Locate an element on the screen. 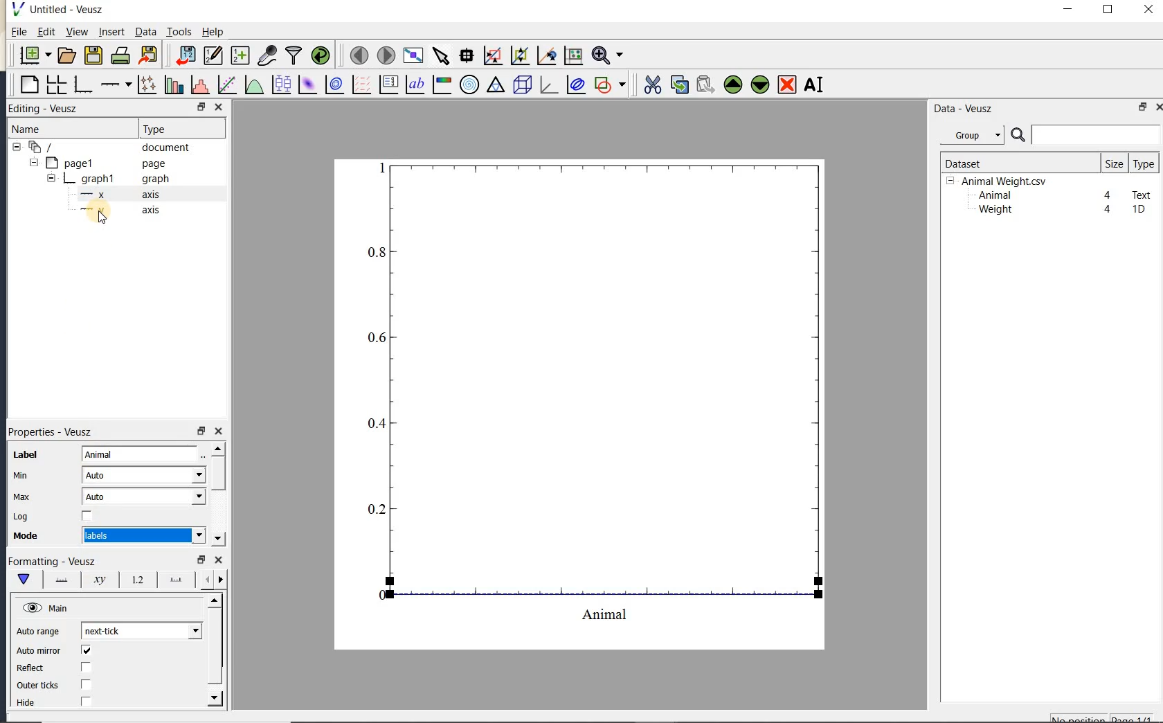 The height and width of the screenshot is (723, 1163). save the document is located at coordinates (93, 56).